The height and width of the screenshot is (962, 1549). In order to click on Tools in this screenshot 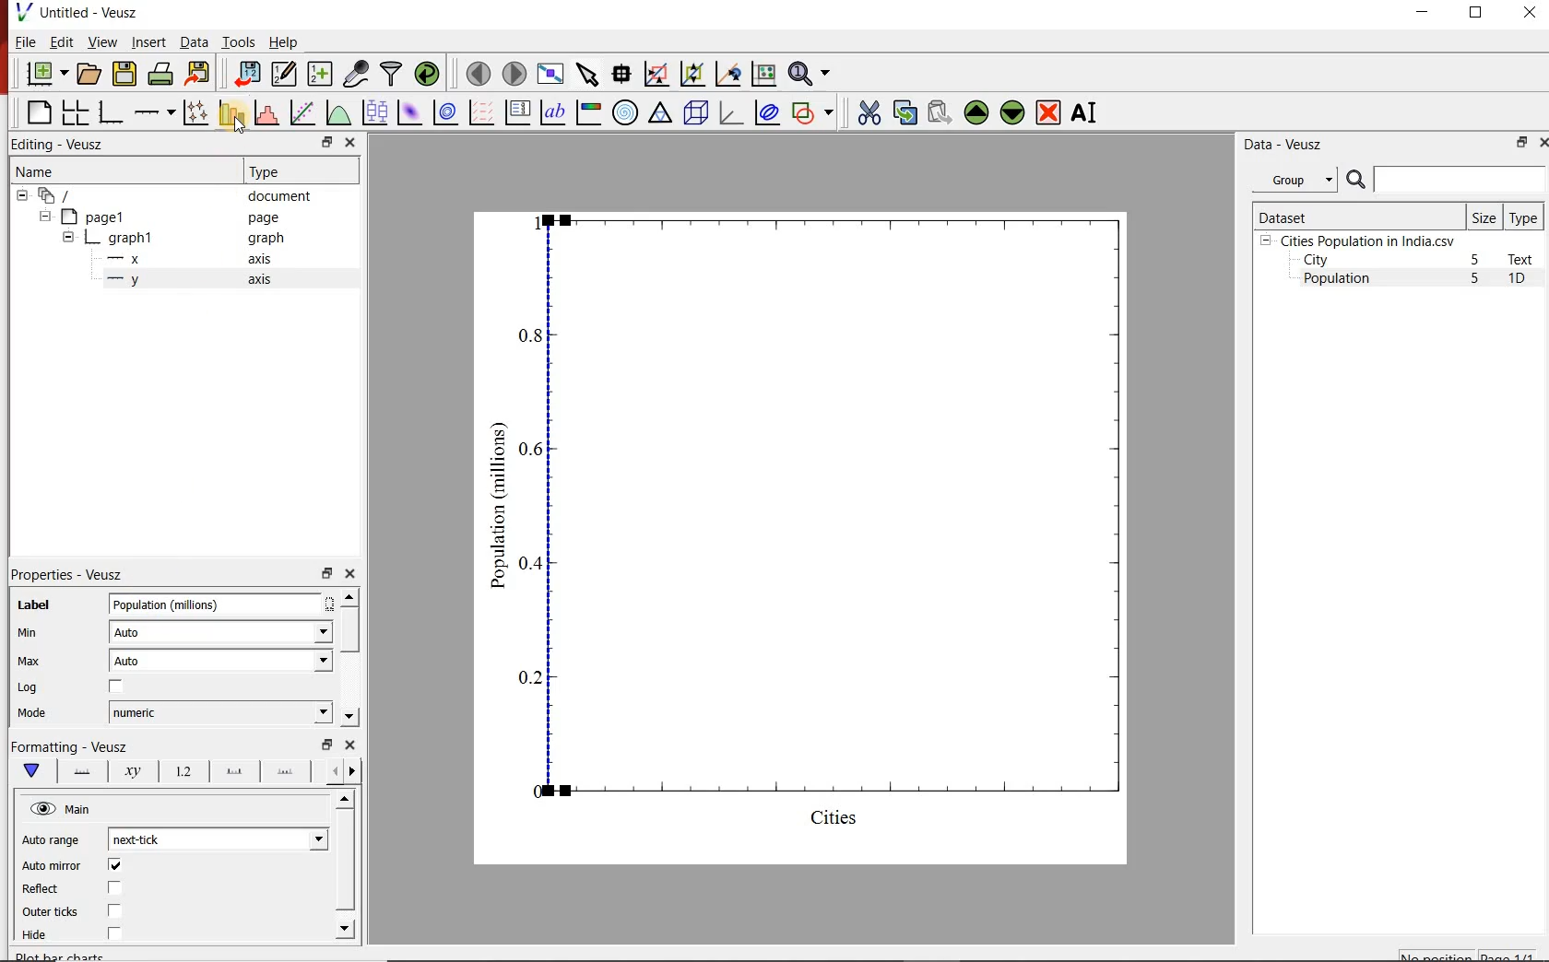, I will do `click(237, 41)`.